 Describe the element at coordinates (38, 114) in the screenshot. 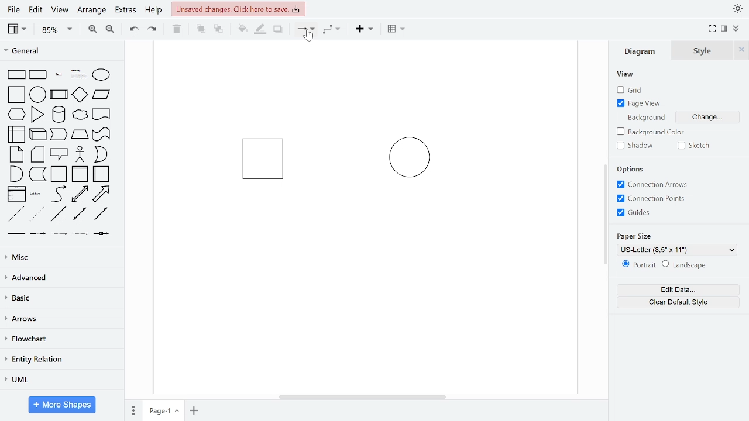

I see `triangle` at that location.